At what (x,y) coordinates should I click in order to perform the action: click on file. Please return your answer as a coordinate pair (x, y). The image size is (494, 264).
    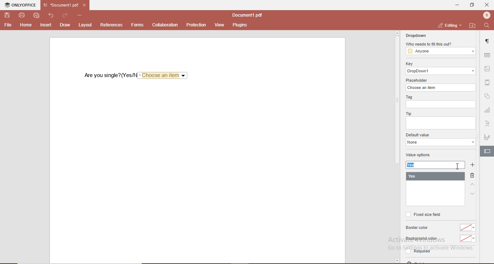
    Looking at the image, I should click on (8, 25).